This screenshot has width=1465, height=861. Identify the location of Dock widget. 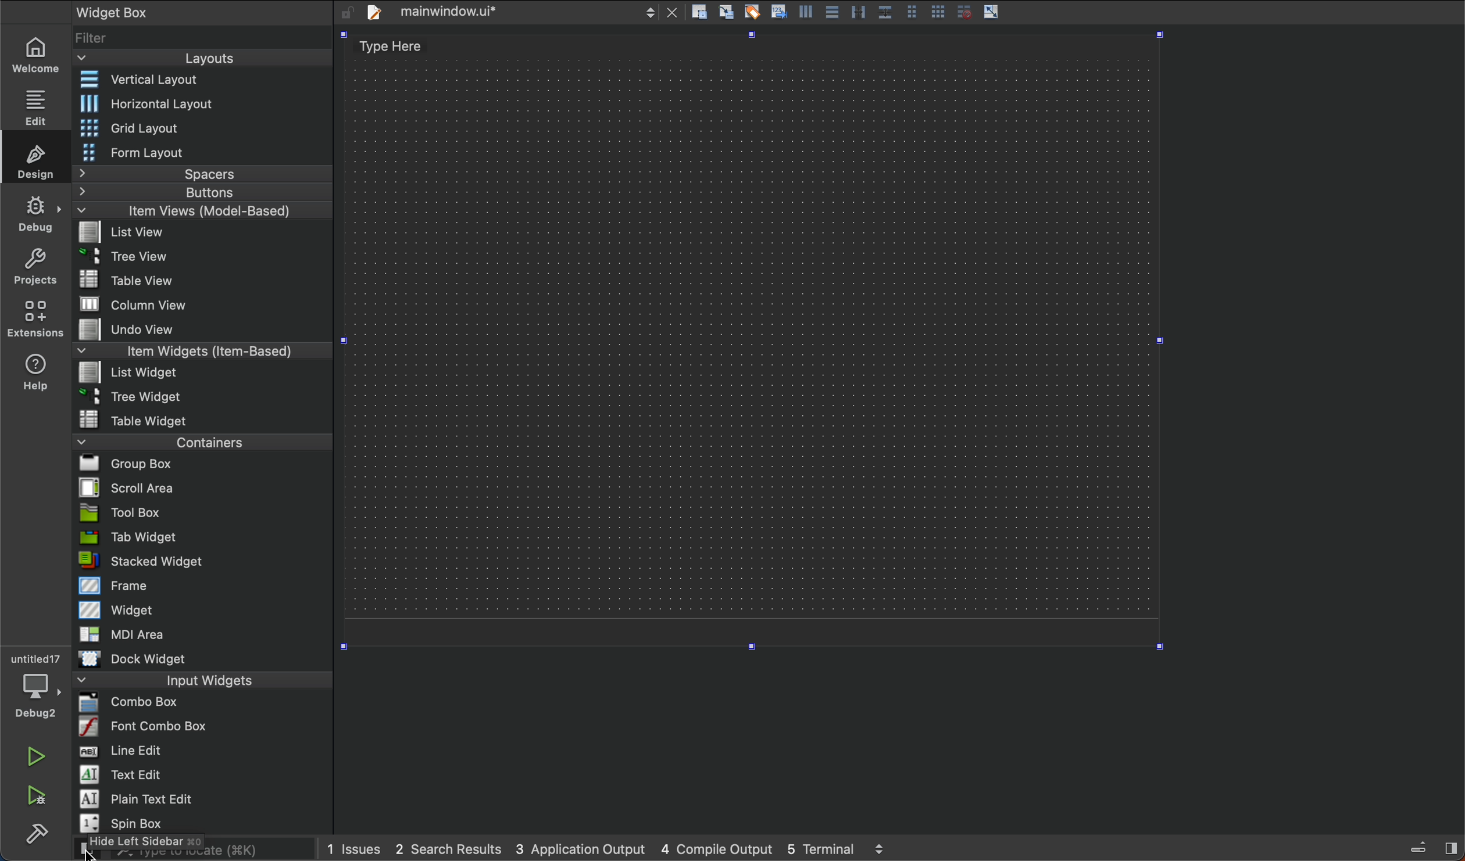
(140, 659).